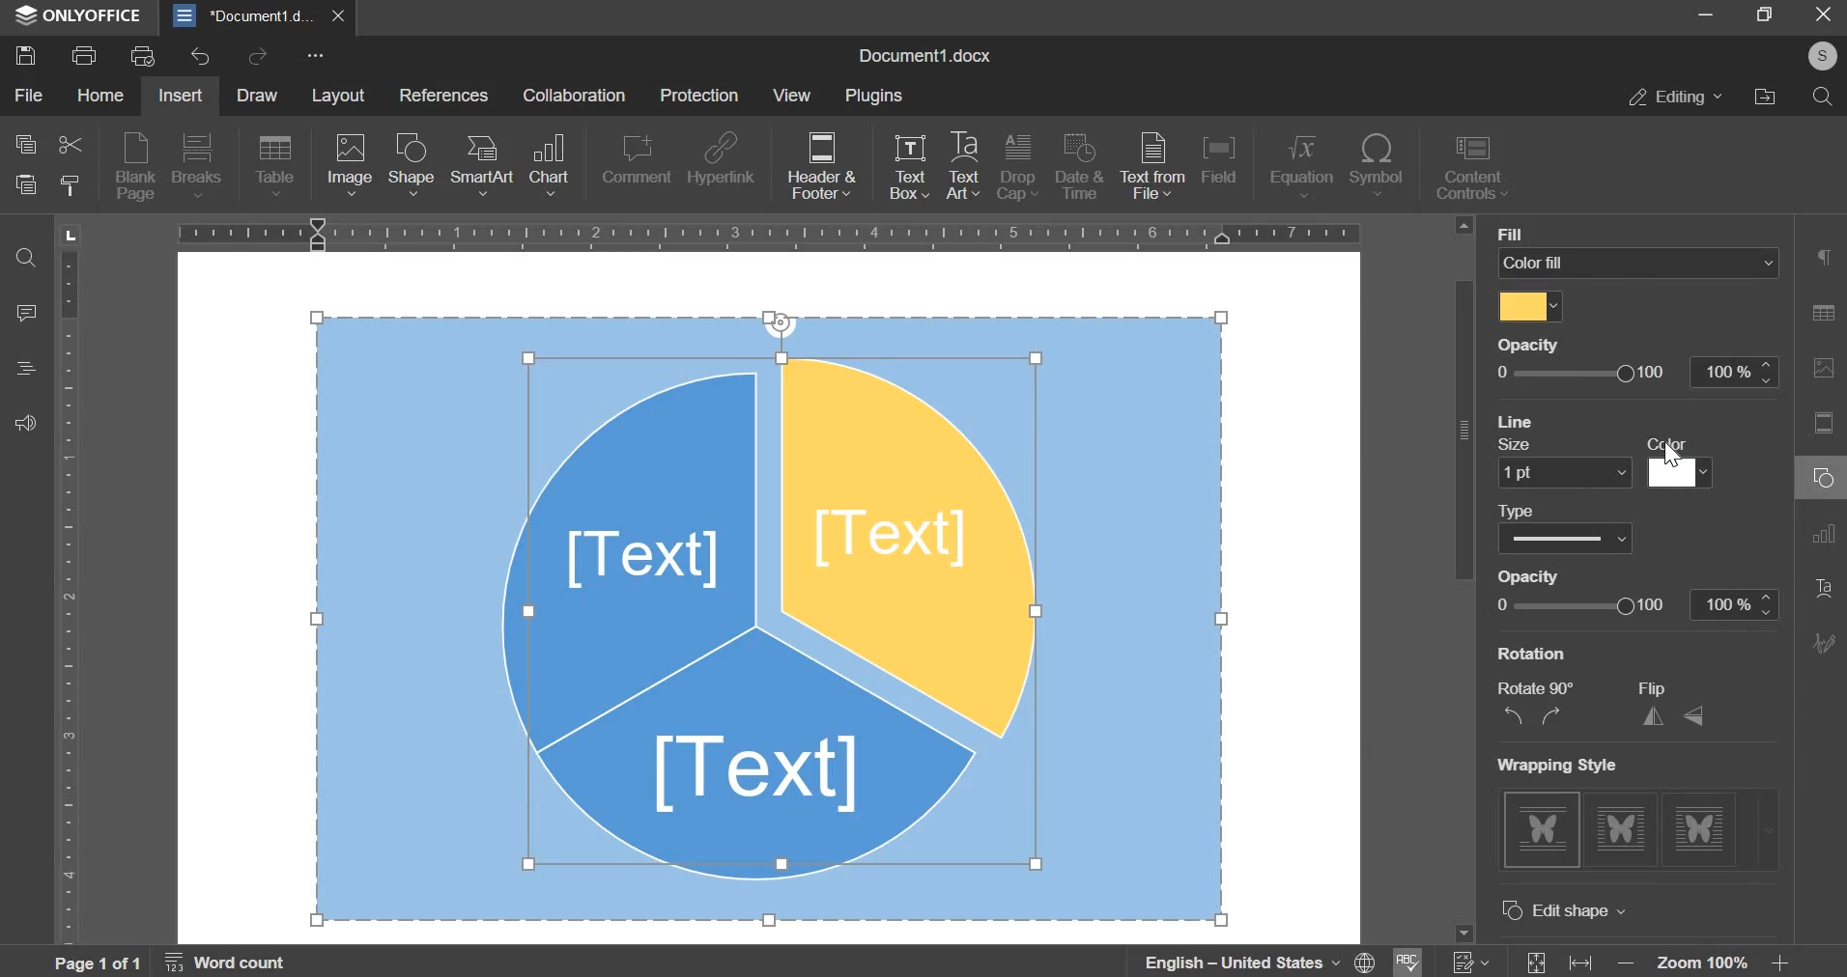 The width and height of the screenshot is (1847, 977). I want to click on , so click(1518, 235).